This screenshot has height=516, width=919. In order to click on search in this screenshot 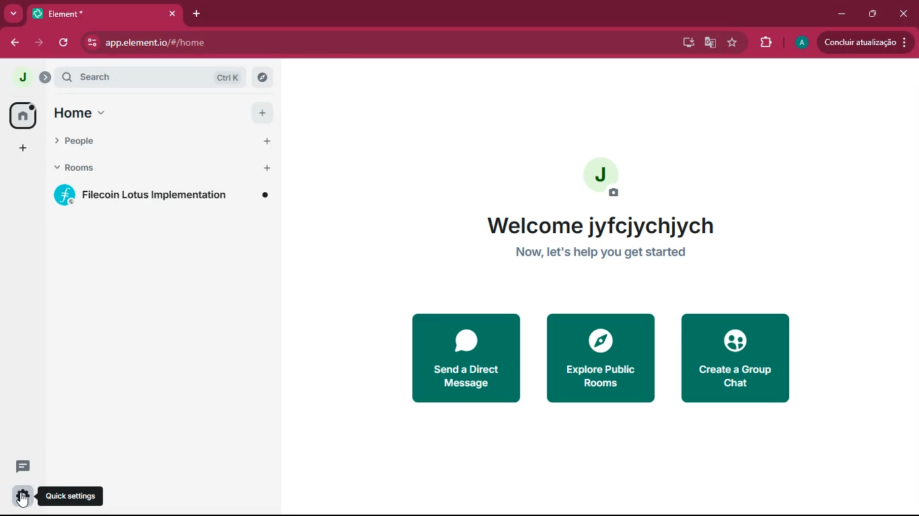, I will do `click(157, 77)`.